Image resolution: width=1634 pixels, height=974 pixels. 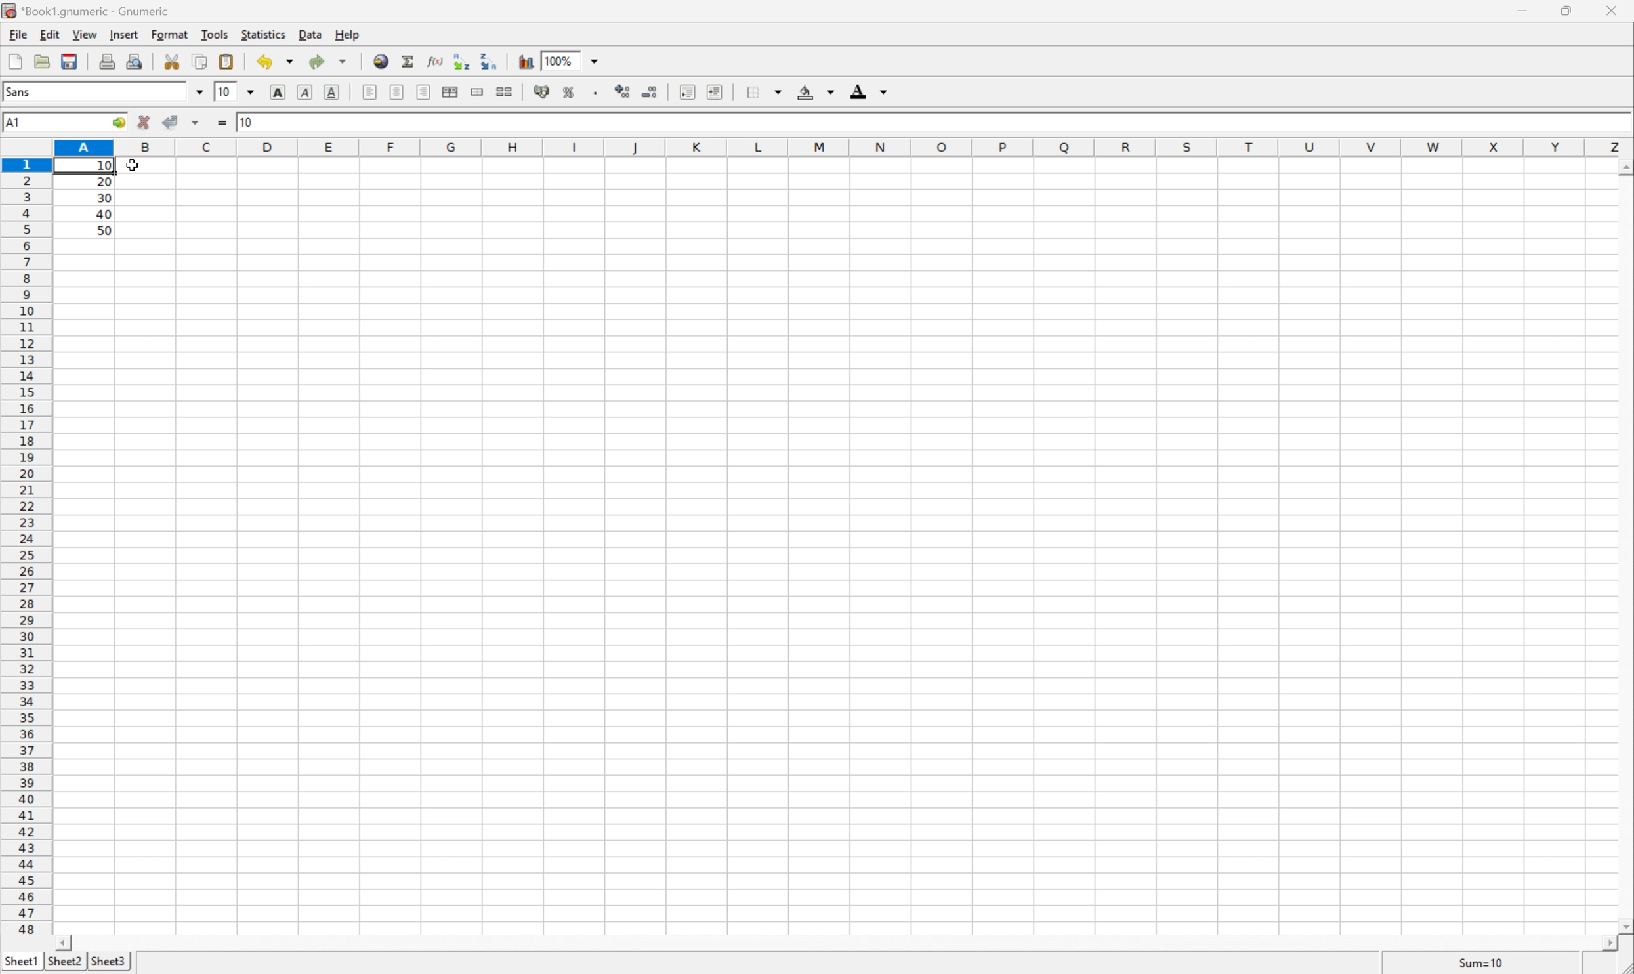 What do you see at coordinates (528, 61) in the screenshot?
I see `Insert chart` at bounding box center [528, 61].